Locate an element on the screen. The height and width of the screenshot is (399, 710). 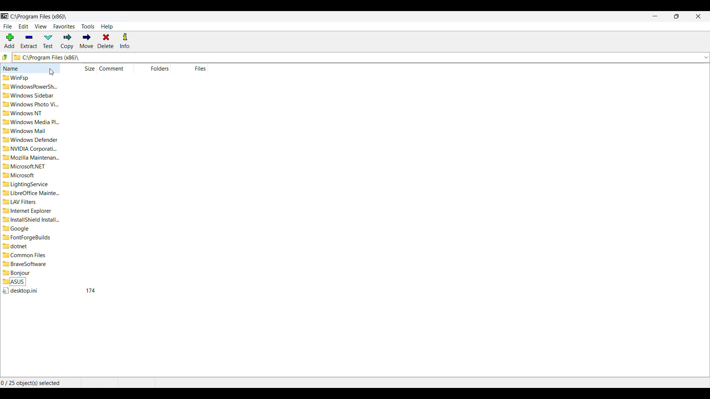
LAV Filters is located at coordinates (21, 202).